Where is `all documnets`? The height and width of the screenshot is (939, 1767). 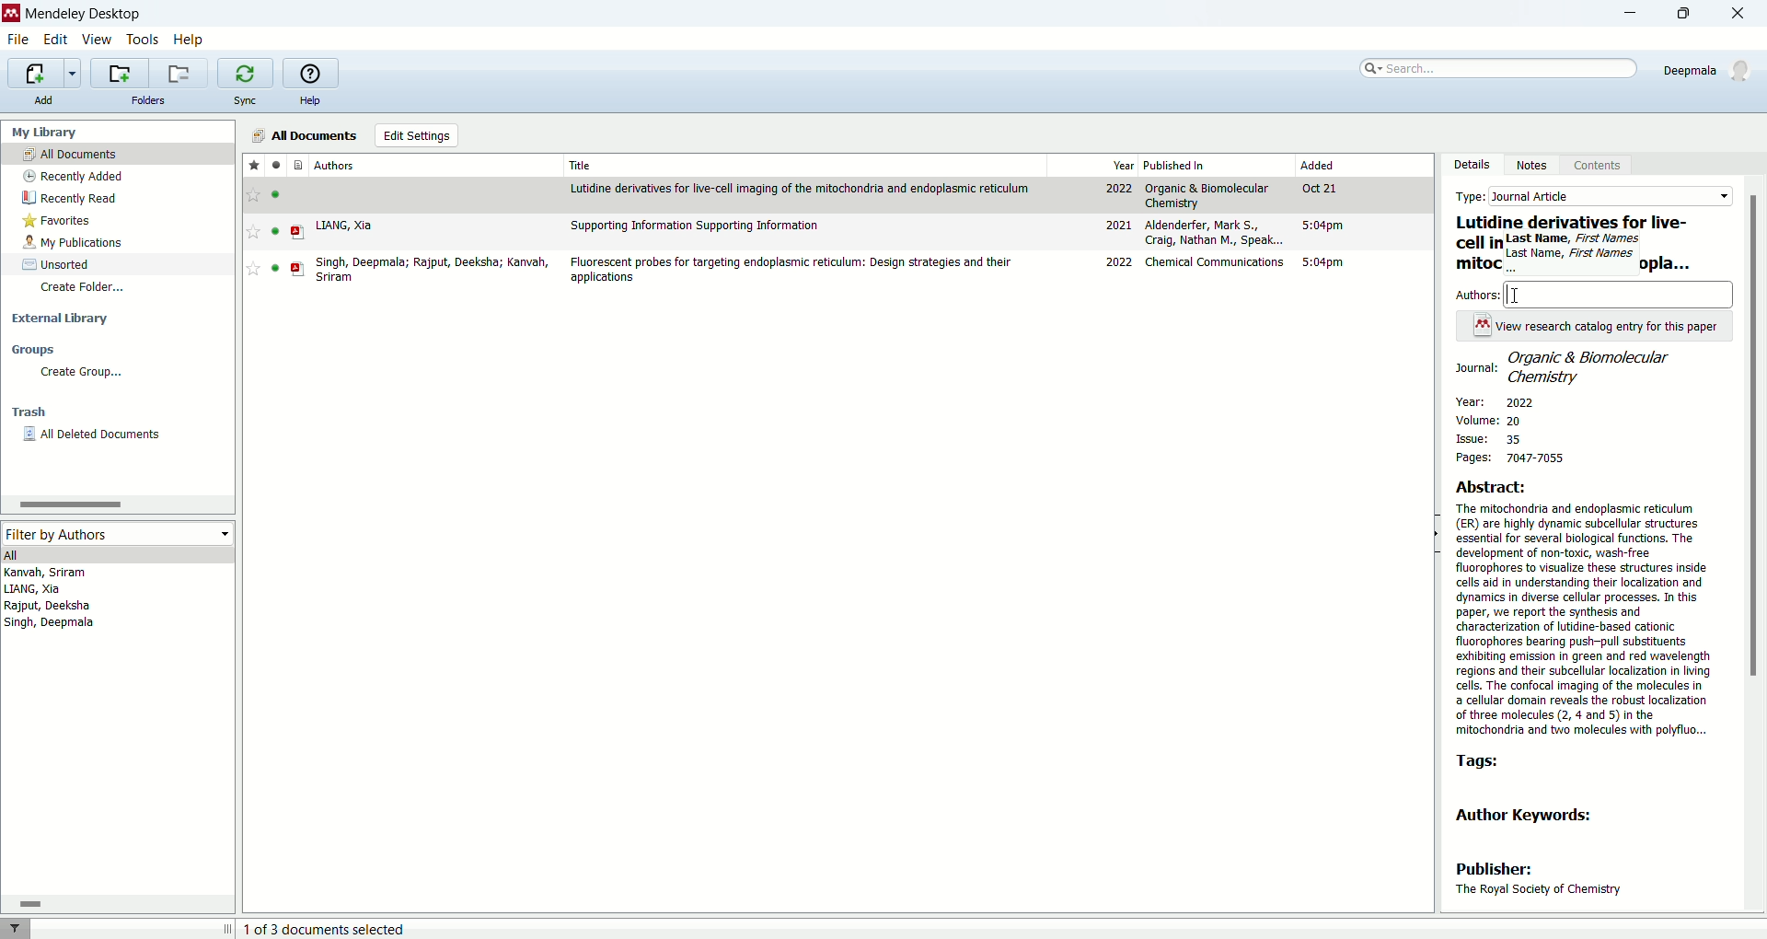 all documnets is located at coordinates (303, 135).